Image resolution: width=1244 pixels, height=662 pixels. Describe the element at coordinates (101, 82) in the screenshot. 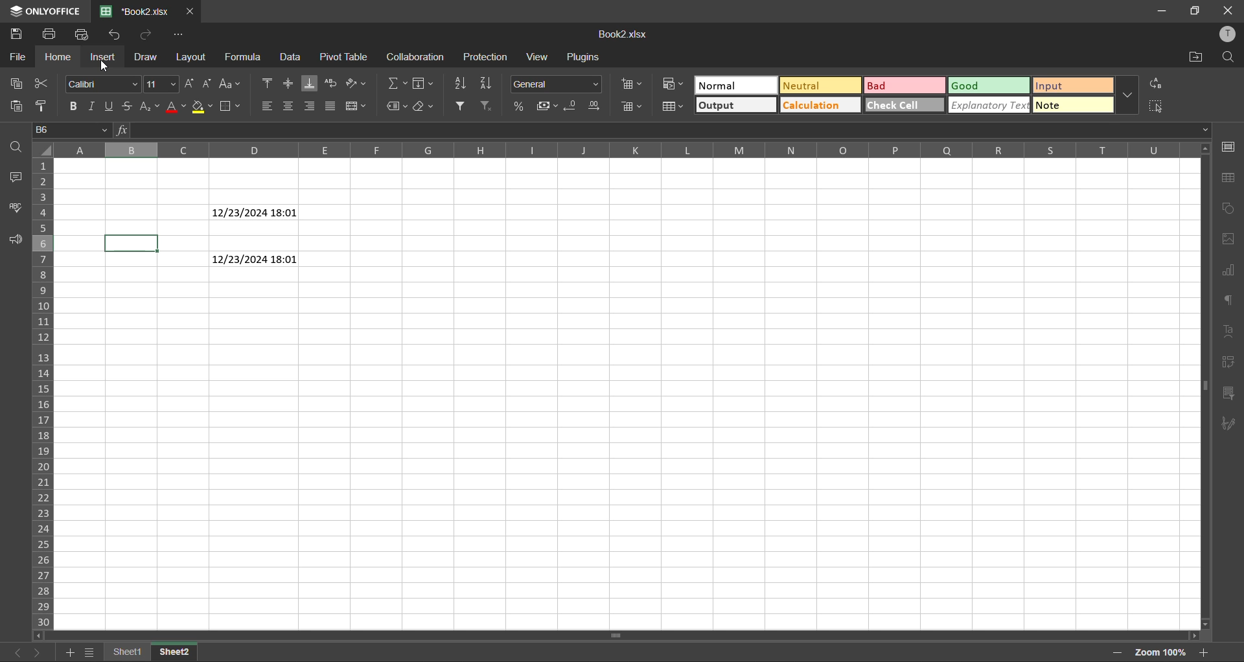

I see `font style` at that location.